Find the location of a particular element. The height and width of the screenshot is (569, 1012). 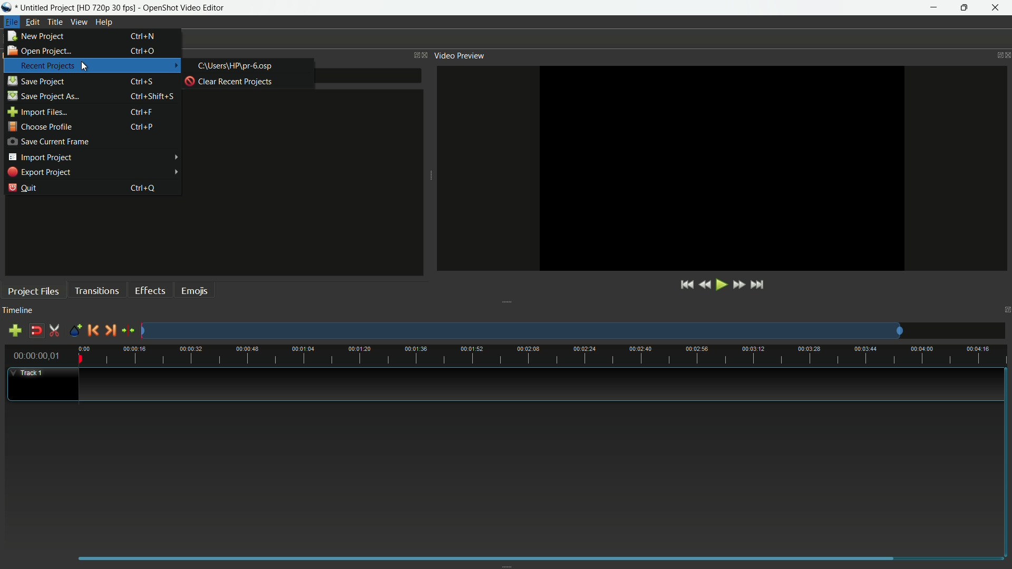

maximize is located at coordinates (965, 8).